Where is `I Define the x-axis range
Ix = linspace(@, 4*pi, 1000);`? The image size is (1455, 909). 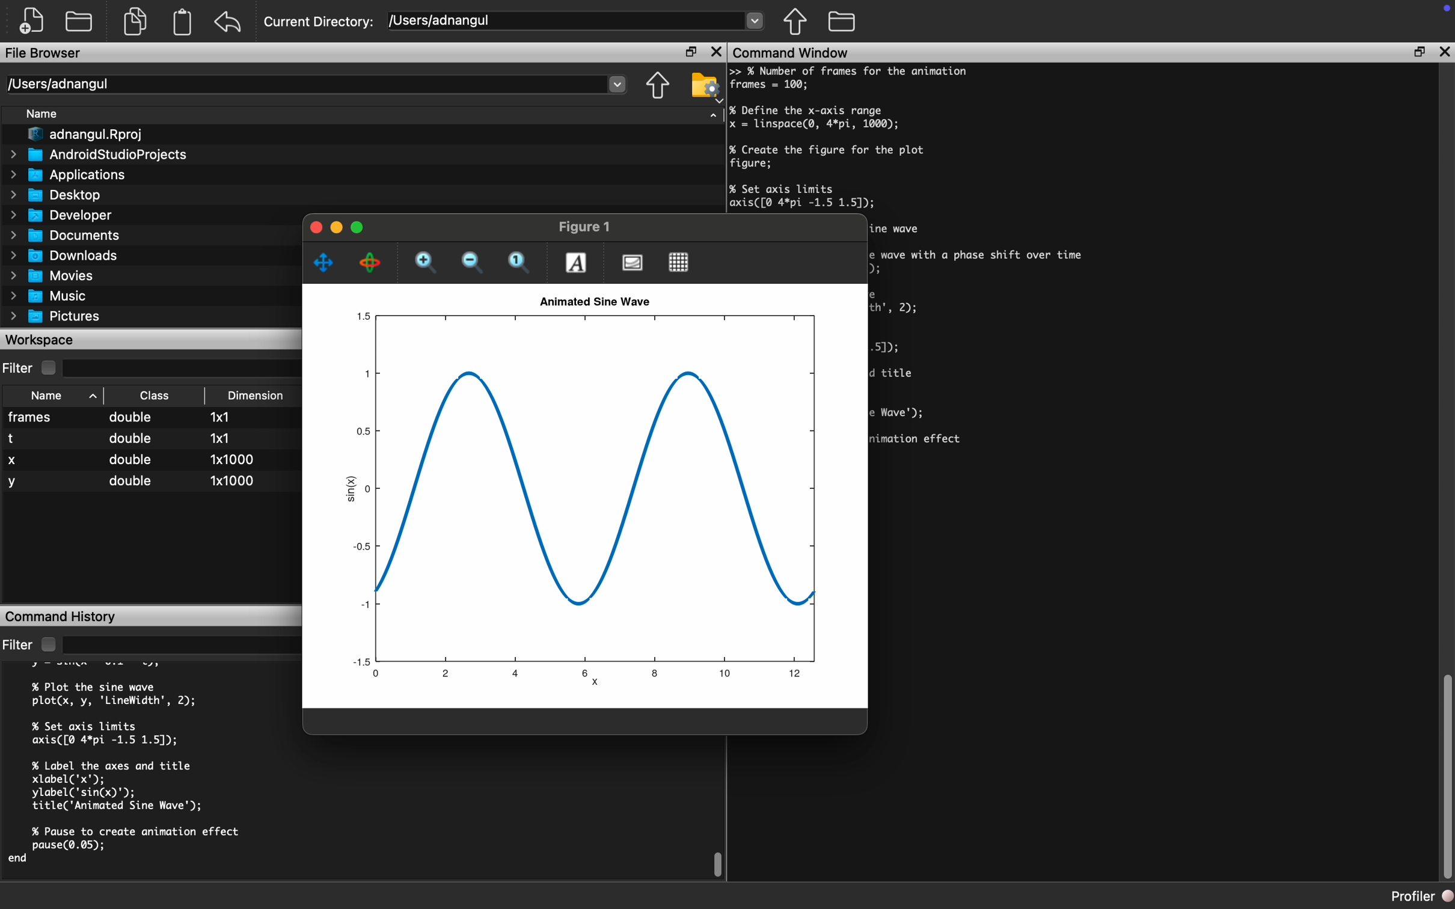 I Define the x-axis range
Ix = linspace(@, 4*pi, 1000); is located at coordinates (816, 117).